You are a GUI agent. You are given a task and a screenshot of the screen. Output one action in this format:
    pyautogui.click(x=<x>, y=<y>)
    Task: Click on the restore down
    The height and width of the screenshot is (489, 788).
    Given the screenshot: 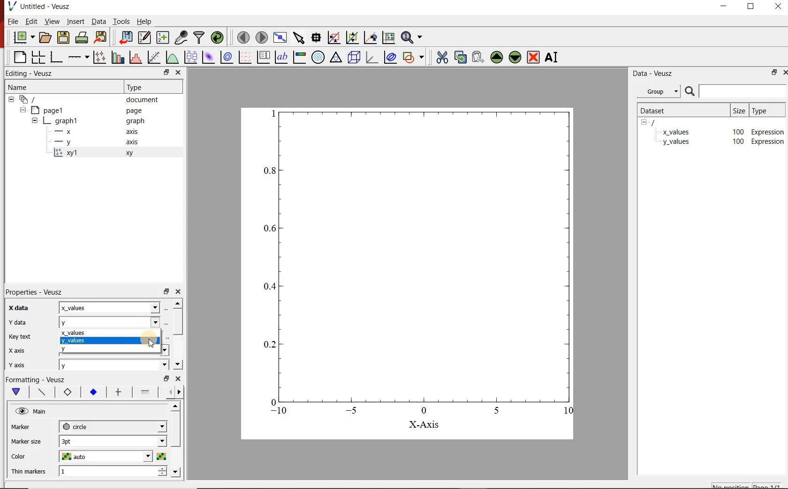 What is the action you would take?
    pyautogui.click(x=166, y=72)
    